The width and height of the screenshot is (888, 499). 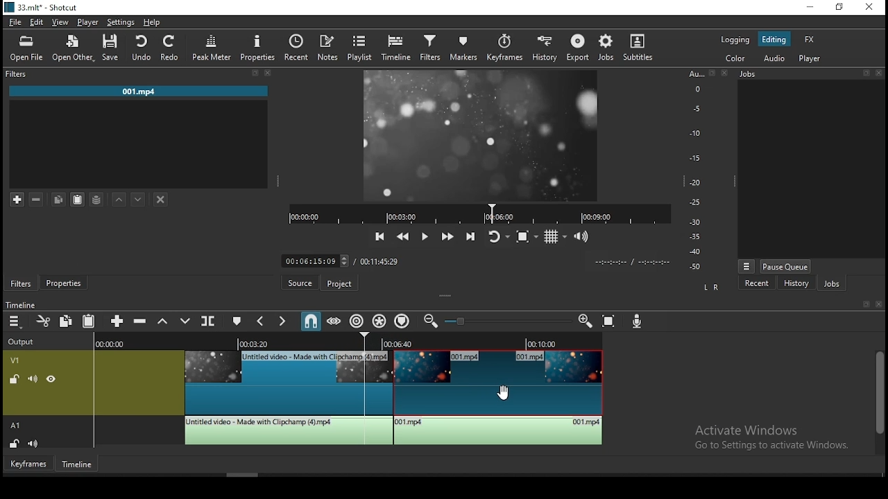 I want to click on pause queue, so click(x=786, y=267).